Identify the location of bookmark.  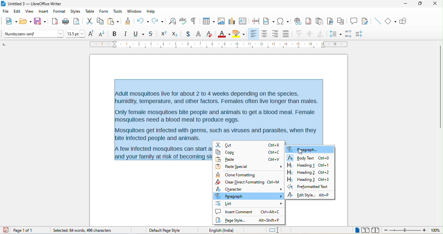
(331, 21).